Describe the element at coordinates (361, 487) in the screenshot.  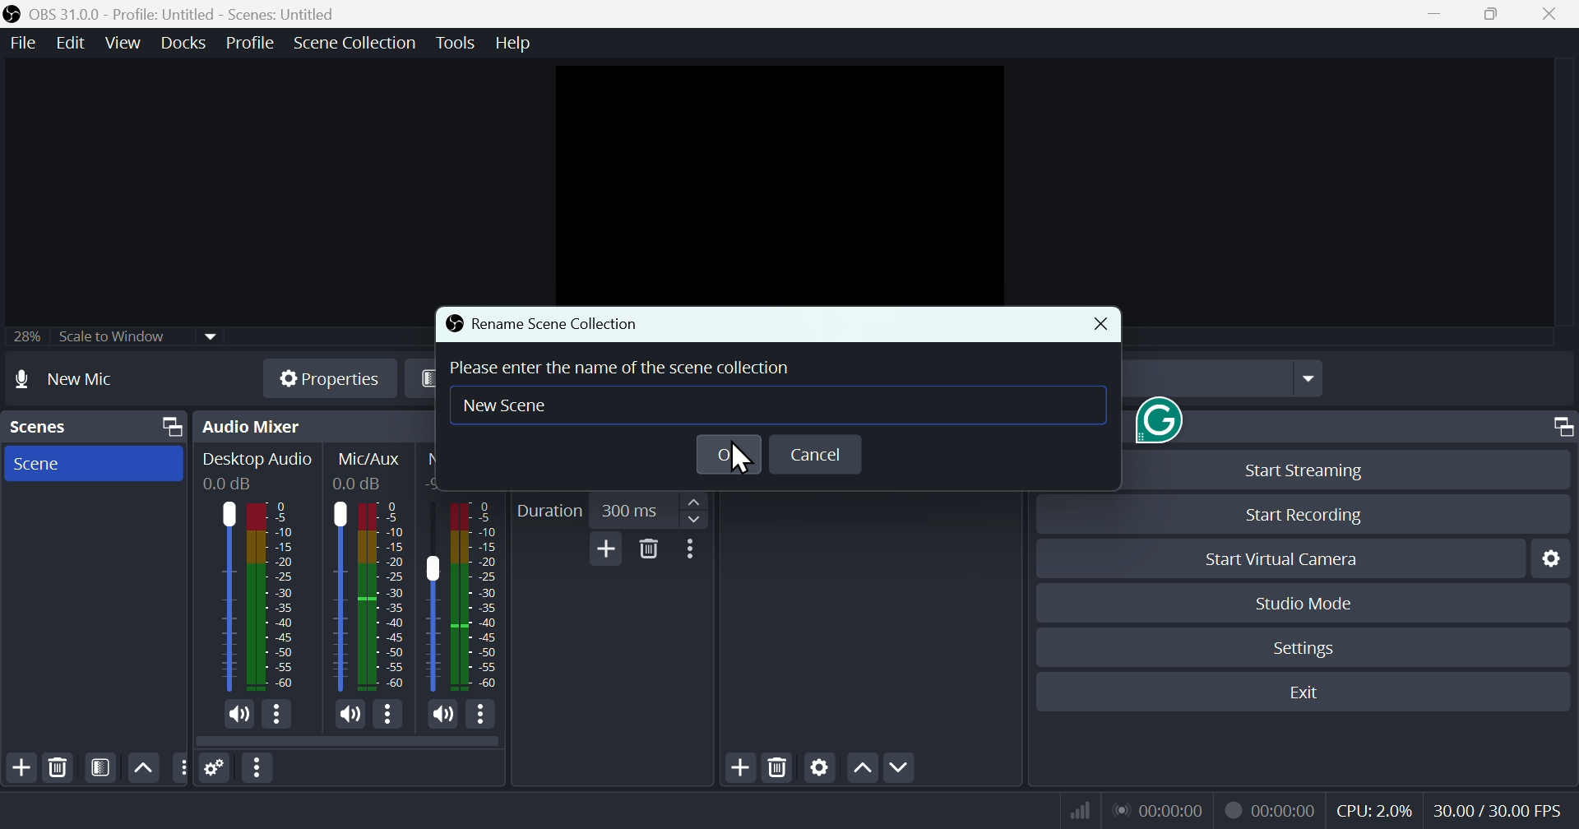
I see `0.0dB` at that location.